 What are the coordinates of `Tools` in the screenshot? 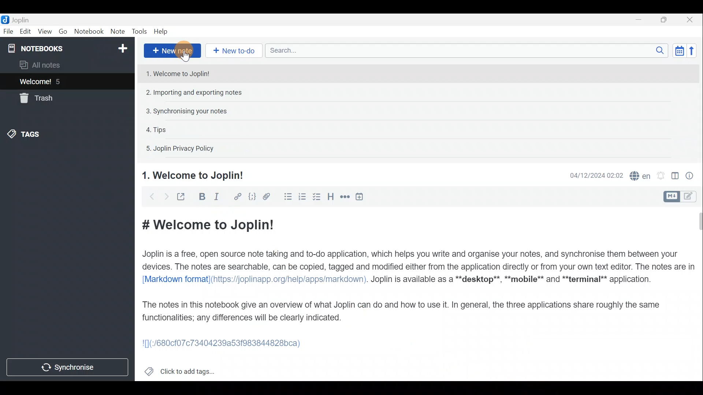 It's located at (137, 30).